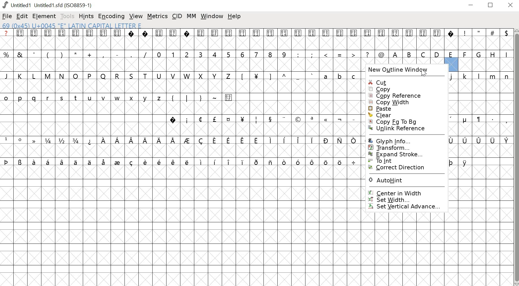  I want to click on tools, so click(67, 16).